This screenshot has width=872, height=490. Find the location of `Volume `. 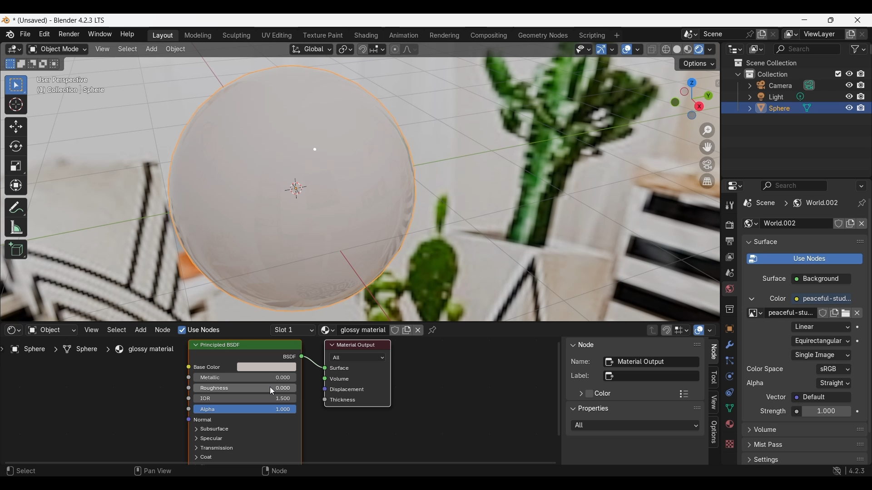

Volume  is located at coordinates (767, 430).